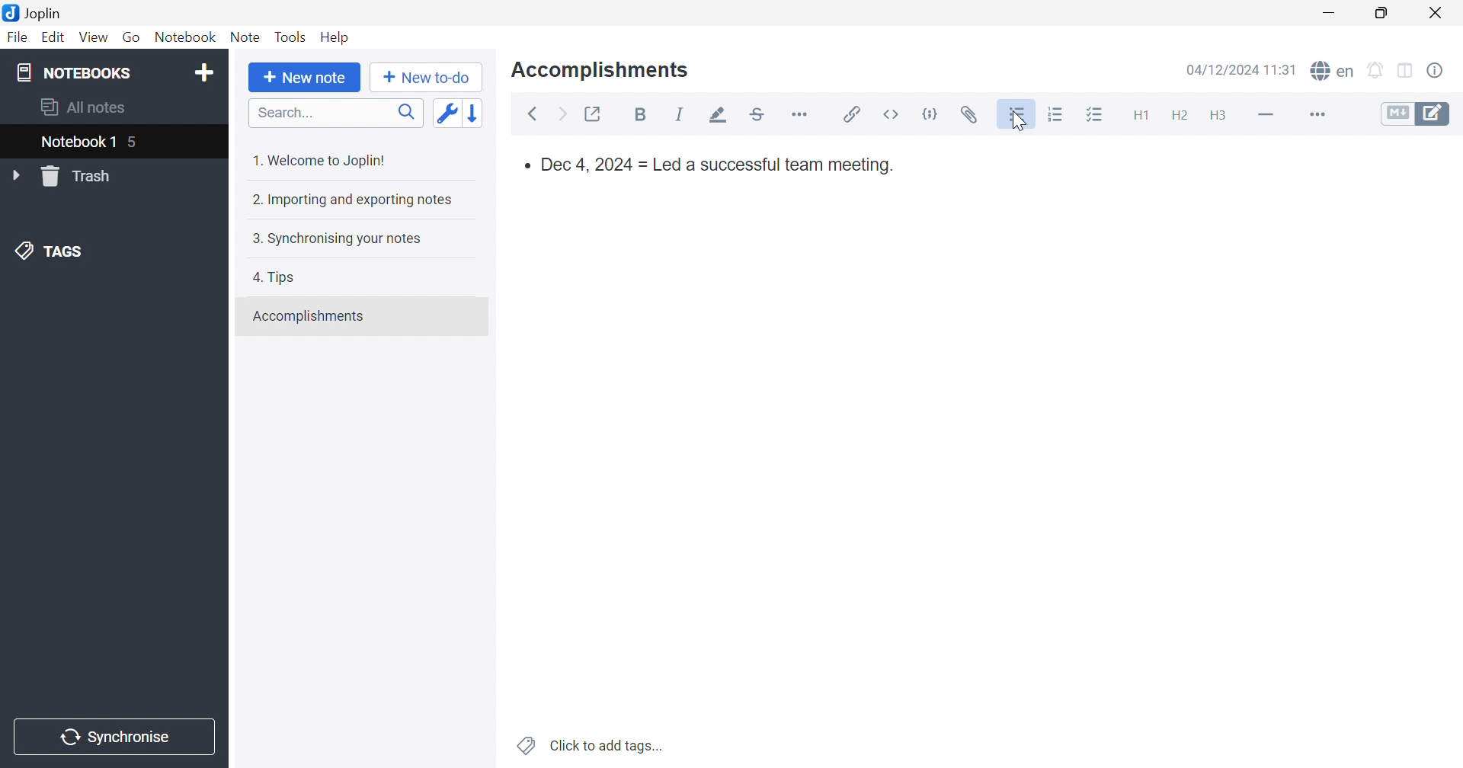 The height and width of the screenshot is (768, 1463). What do you see at coordinates (1327, 14) in the screenshot?
I see `Minimize` at bounding box center [1327, 14].